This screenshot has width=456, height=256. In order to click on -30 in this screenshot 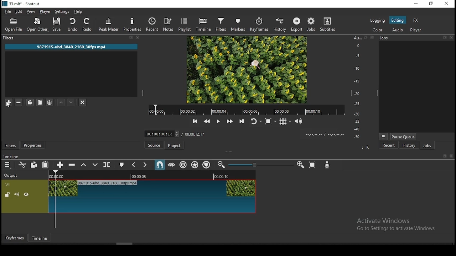, I will do `click(357, 113)`.